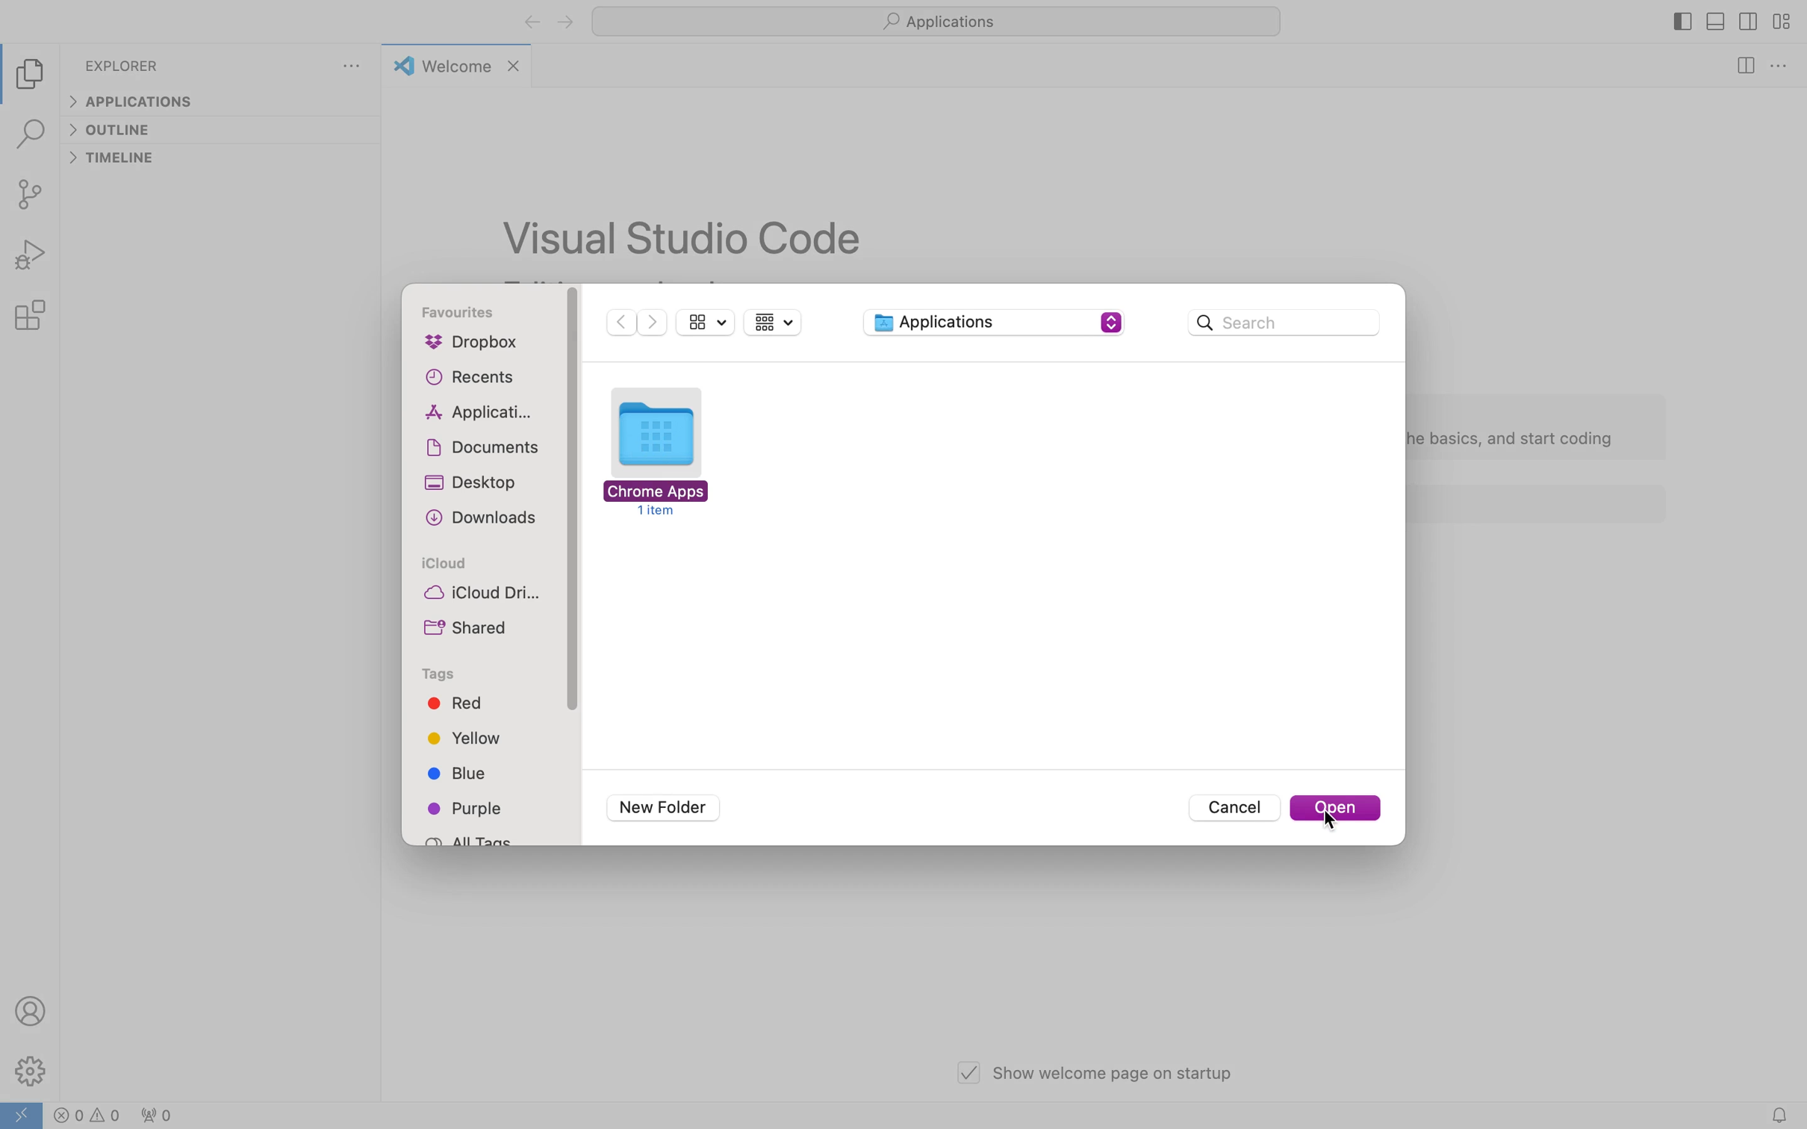  What do you see at coordinates (455, 703) in the screenshot?
I see `red tag` at bounding box center [455, 703].